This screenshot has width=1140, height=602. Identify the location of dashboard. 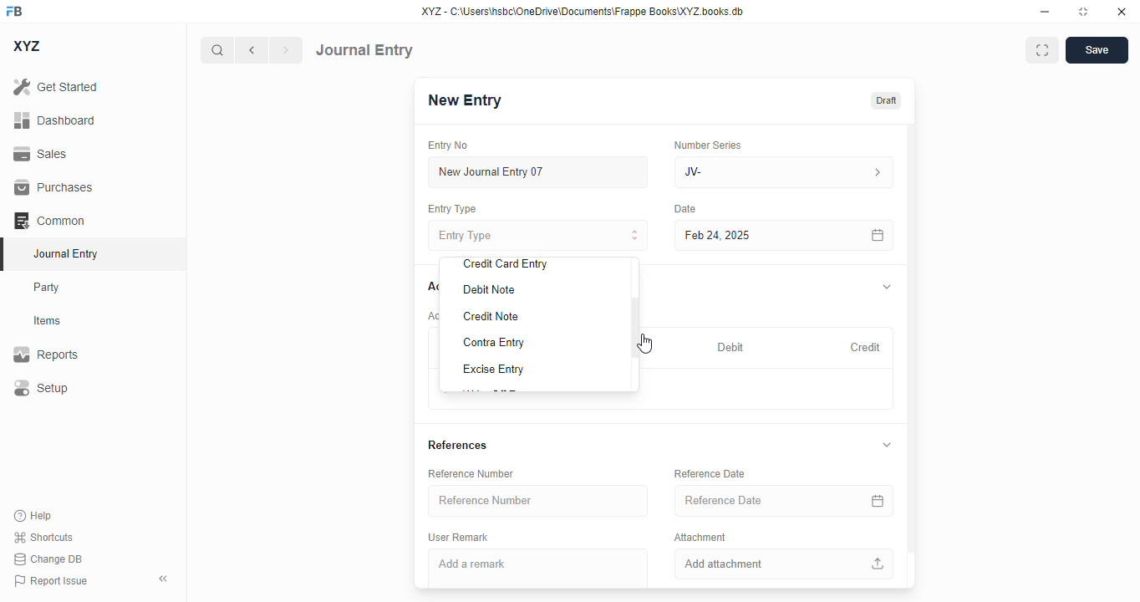
(54, 120).